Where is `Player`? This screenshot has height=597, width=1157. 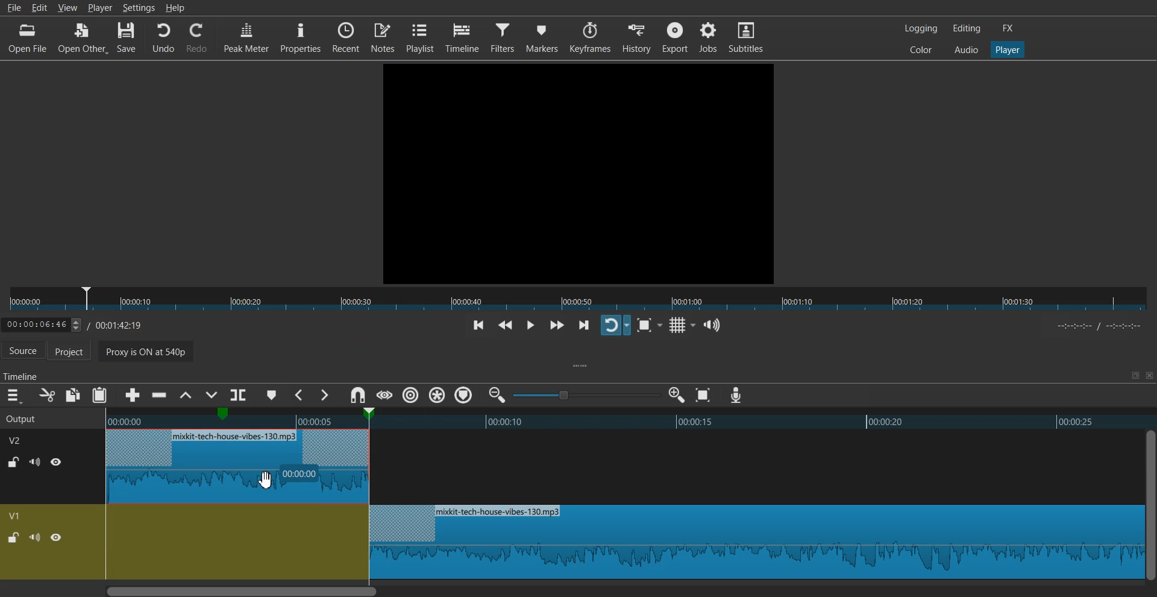
Player is located at coordinates (100, 7).